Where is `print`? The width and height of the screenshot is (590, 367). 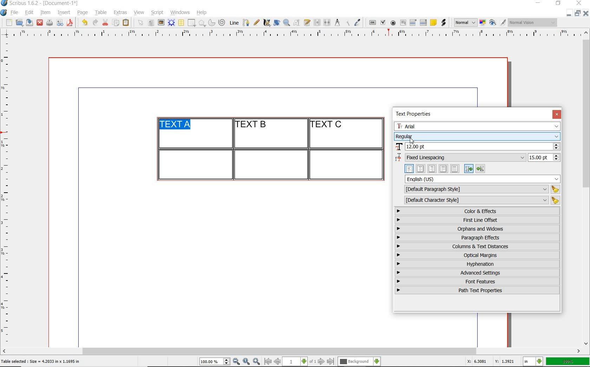
print is located at coordinates (49, 22).